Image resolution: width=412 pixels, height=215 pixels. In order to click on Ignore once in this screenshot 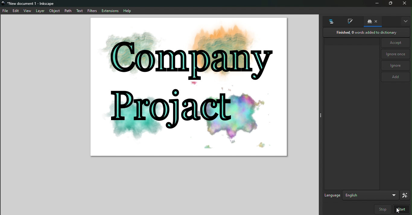, I will do `click(395, 53)`.